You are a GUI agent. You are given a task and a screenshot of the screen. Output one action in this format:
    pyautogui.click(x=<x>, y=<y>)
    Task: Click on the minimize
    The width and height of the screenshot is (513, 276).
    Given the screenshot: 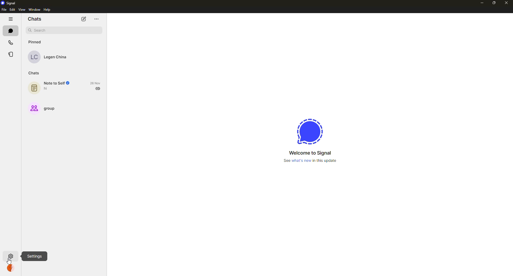 What is the action you would take?
    pyautogui.click(x=480, y=3)
    